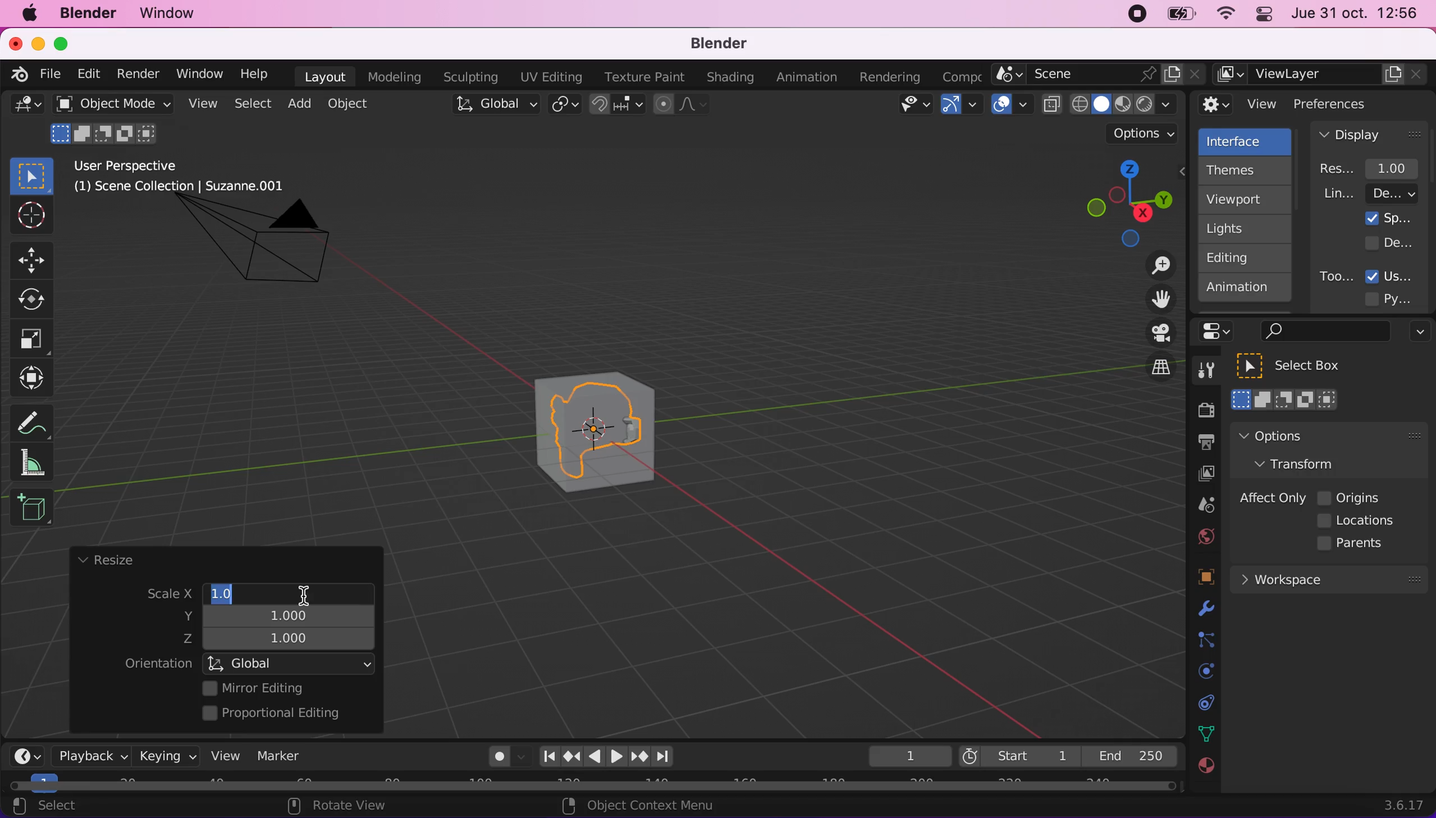 Image resolution: width=1436 pixels, height=818 pixels. What do you see at coordinates (572, 756) in the screenshot?
I see `jump to keyframe` at bounding box center [572, 756].